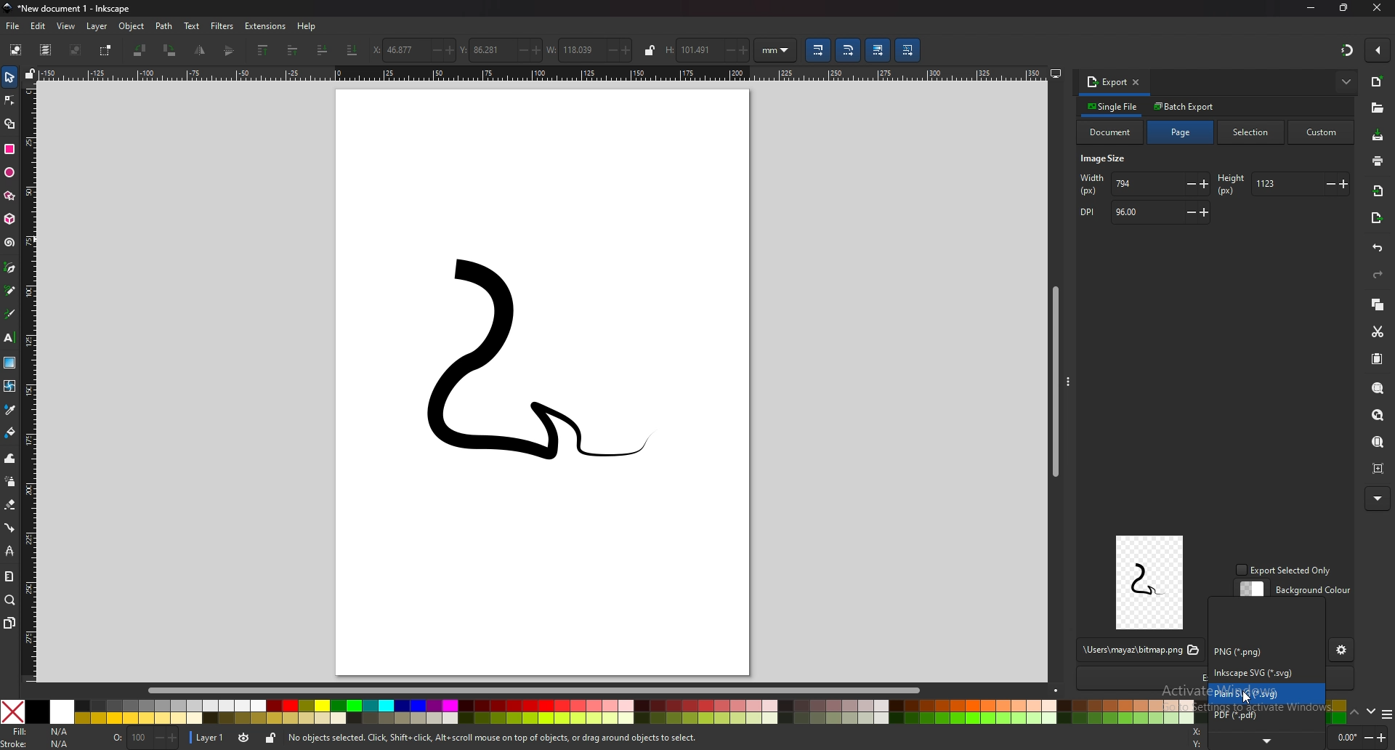 This screenshot has height=750, width=1395. What do you see at coordinates (9, 219) in the screenshot?
I see `3d box` at bounding box center [9, 219].